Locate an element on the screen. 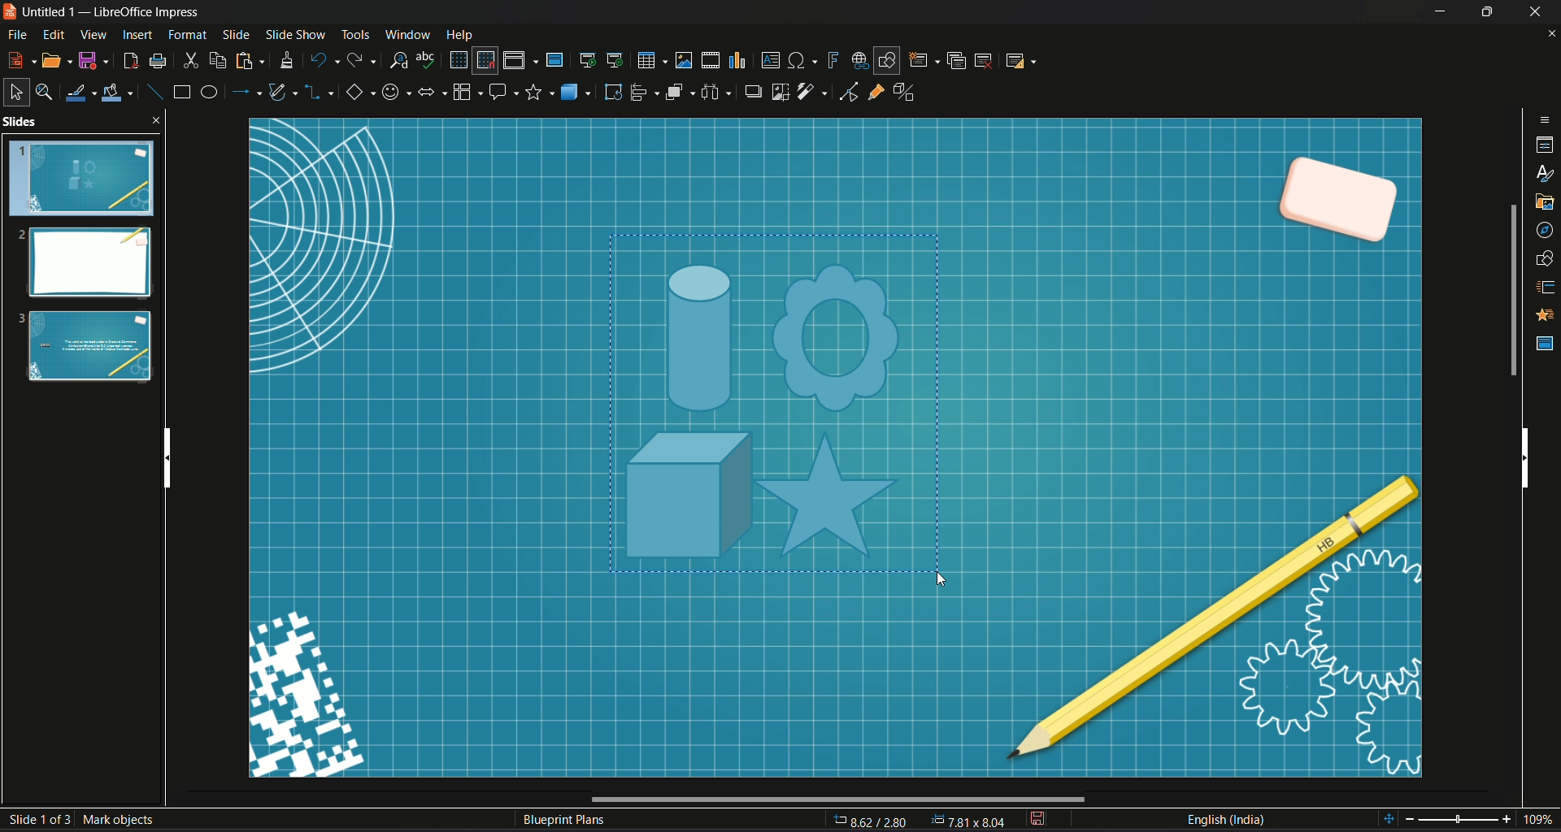 The image size is (1561, 832). Slides is located at coordinates (82, 253).